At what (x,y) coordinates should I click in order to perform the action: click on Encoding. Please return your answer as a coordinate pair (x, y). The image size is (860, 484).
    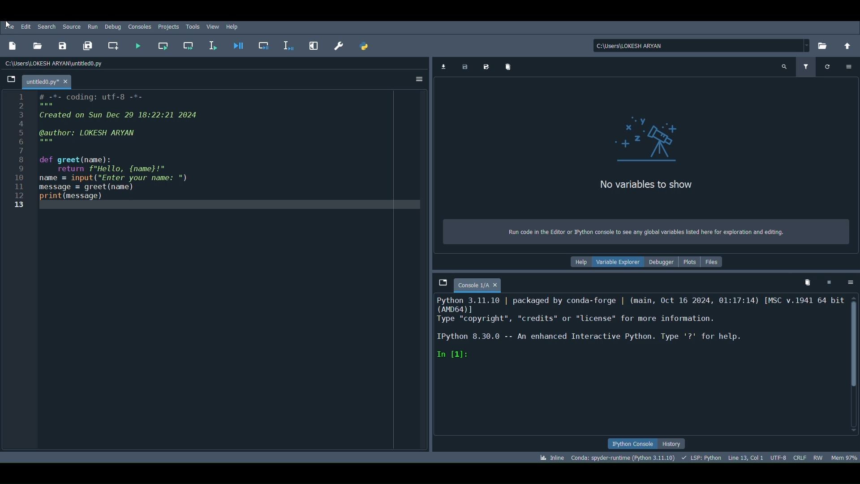
    Looking at the image, I should click on (778, 457).